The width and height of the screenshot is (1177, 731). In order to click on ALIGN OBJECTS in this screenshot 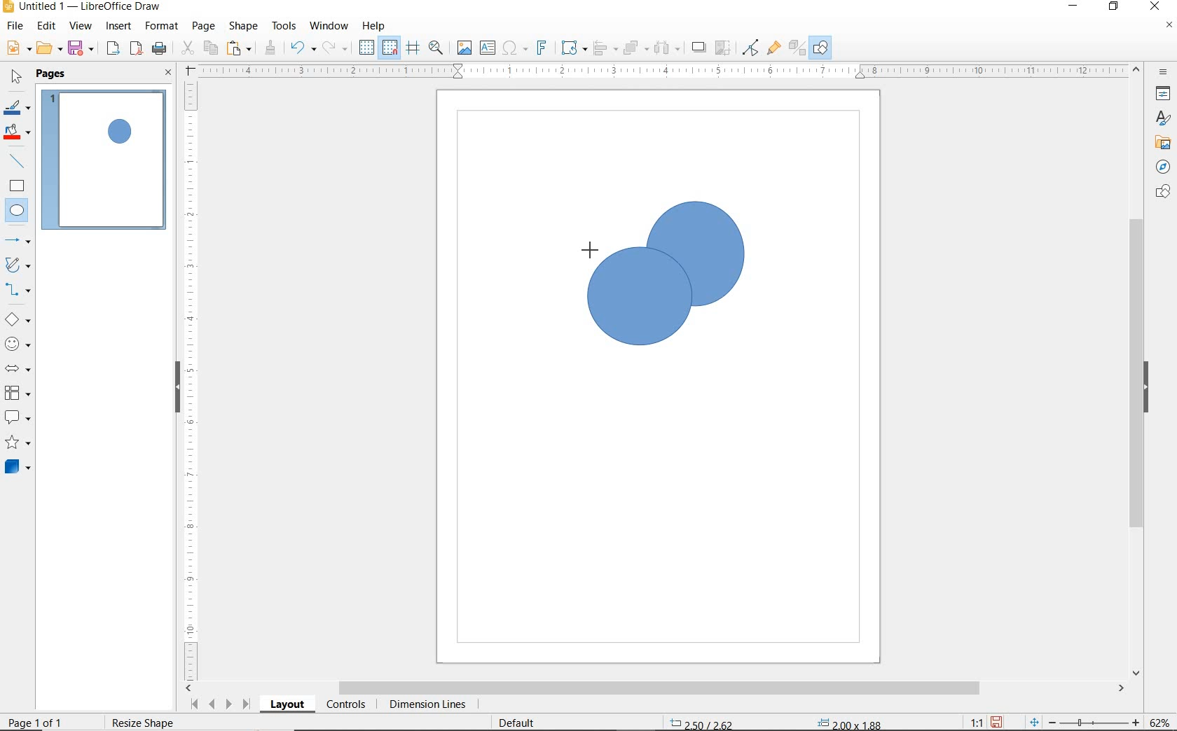, I will do `click(604, 50)`.